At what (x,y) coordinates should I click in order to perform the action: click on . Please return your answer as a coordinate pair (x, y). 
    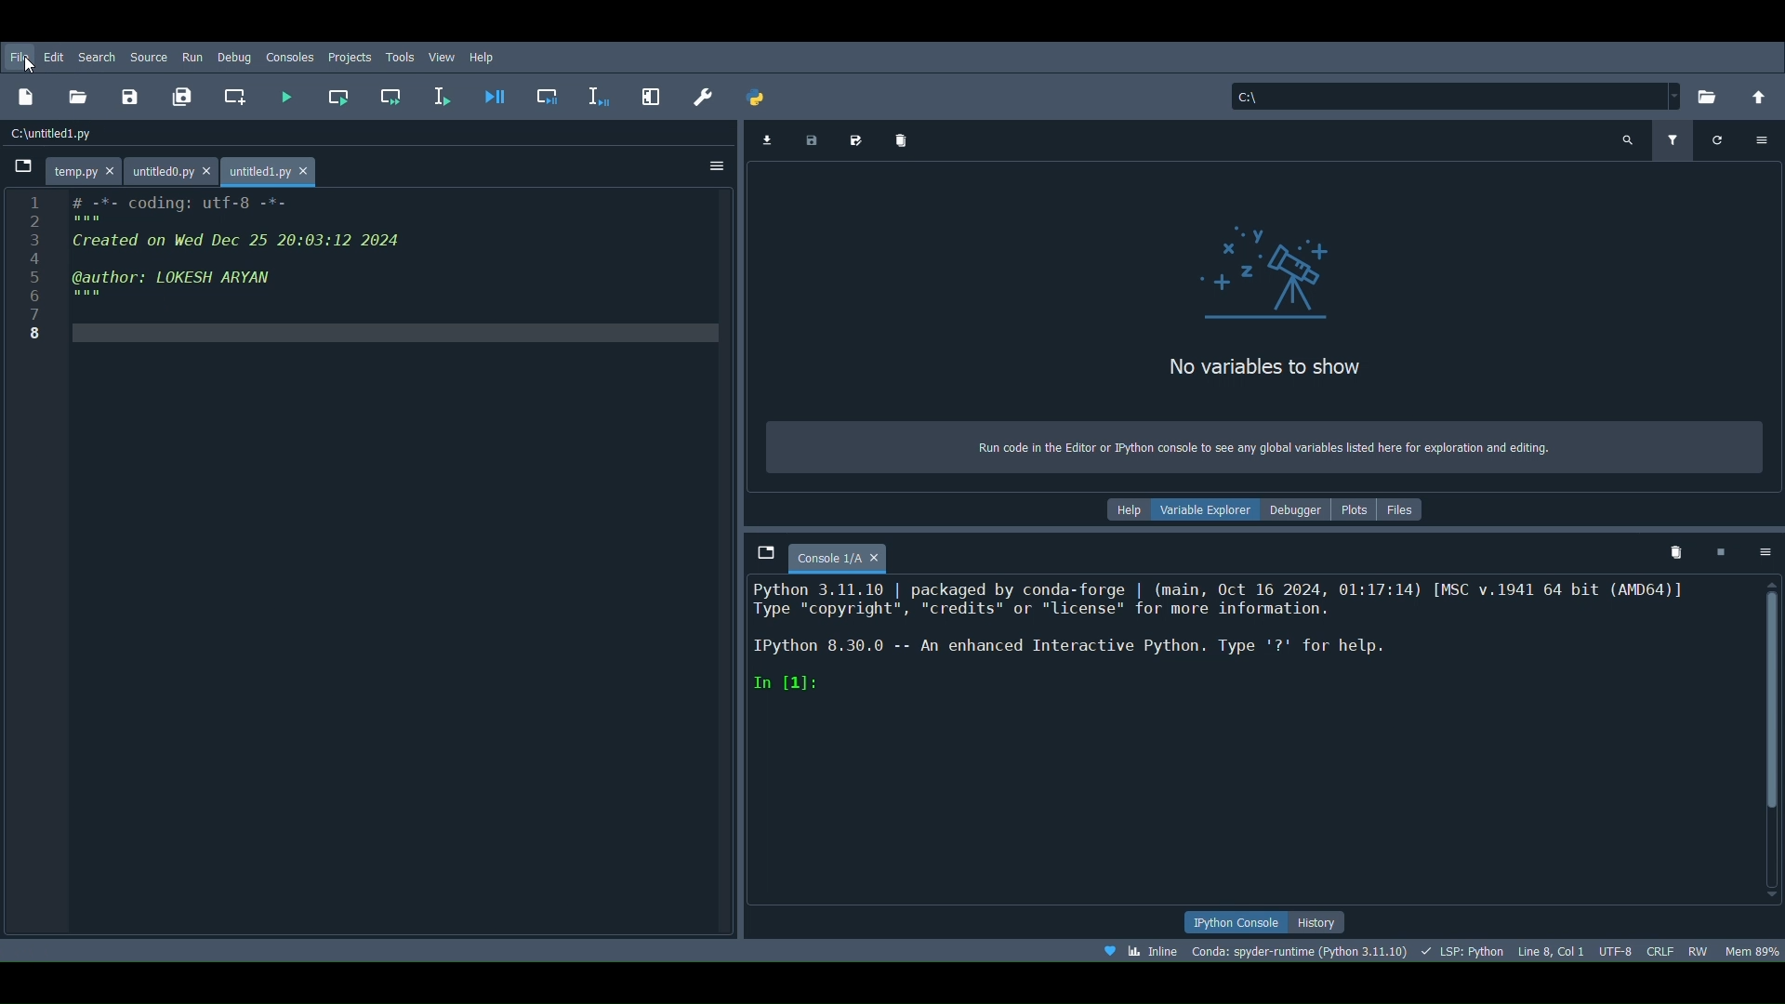
    Looking at the image, I should click on (550, 99).